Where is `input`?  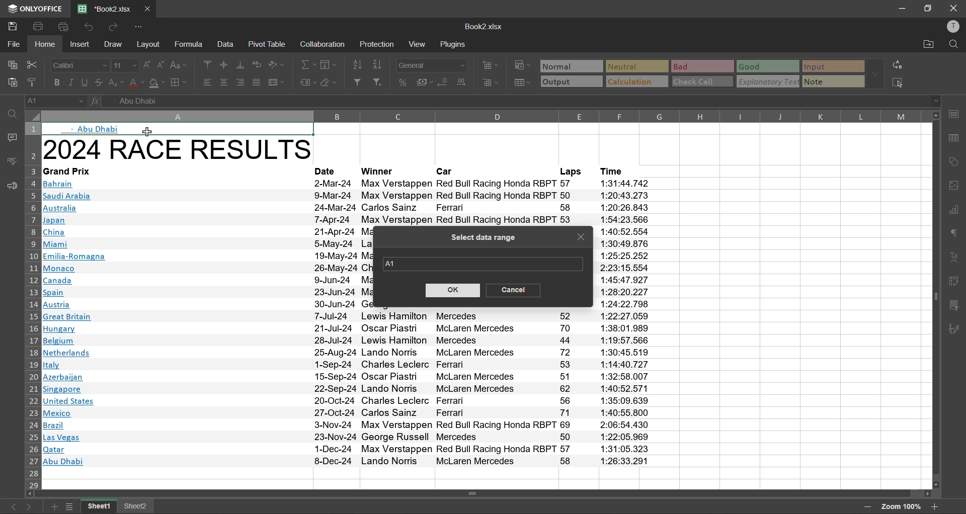
input is located at coordinates (825, 66).